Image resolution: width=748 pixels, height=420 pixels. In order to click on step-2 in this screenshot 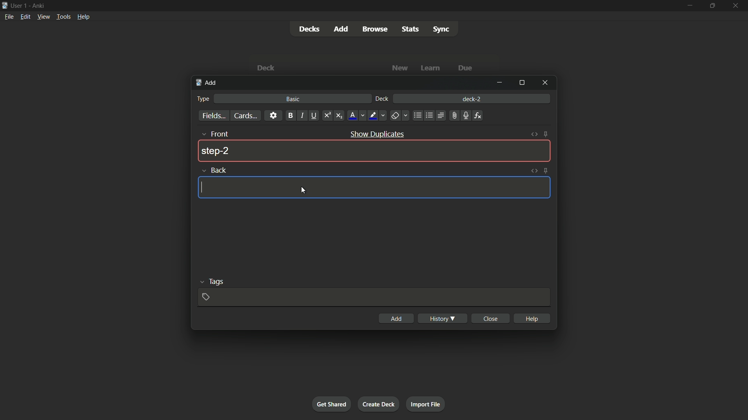, I will do `click(216, 151)`.